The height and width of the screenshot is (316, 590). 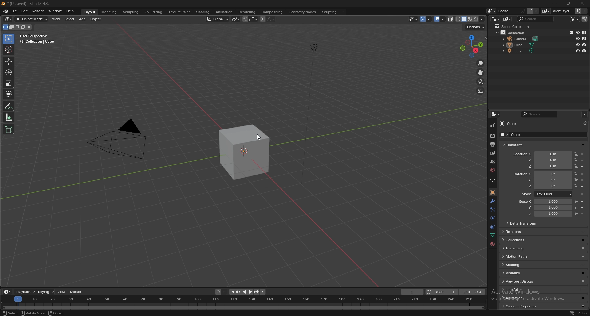 What do you see at coordinates (583, 314) in the screenshot?
I see `version` at bounding box center [583, 314].